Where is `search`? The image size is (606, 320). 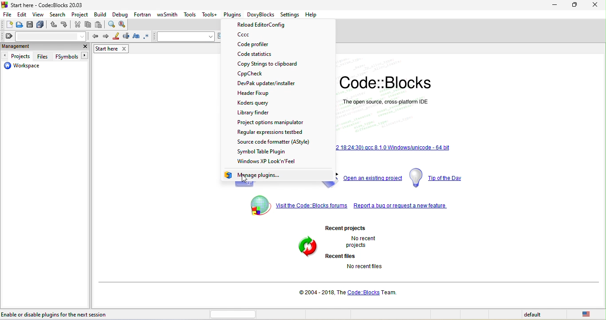
search is located at coordinates (56, 14).